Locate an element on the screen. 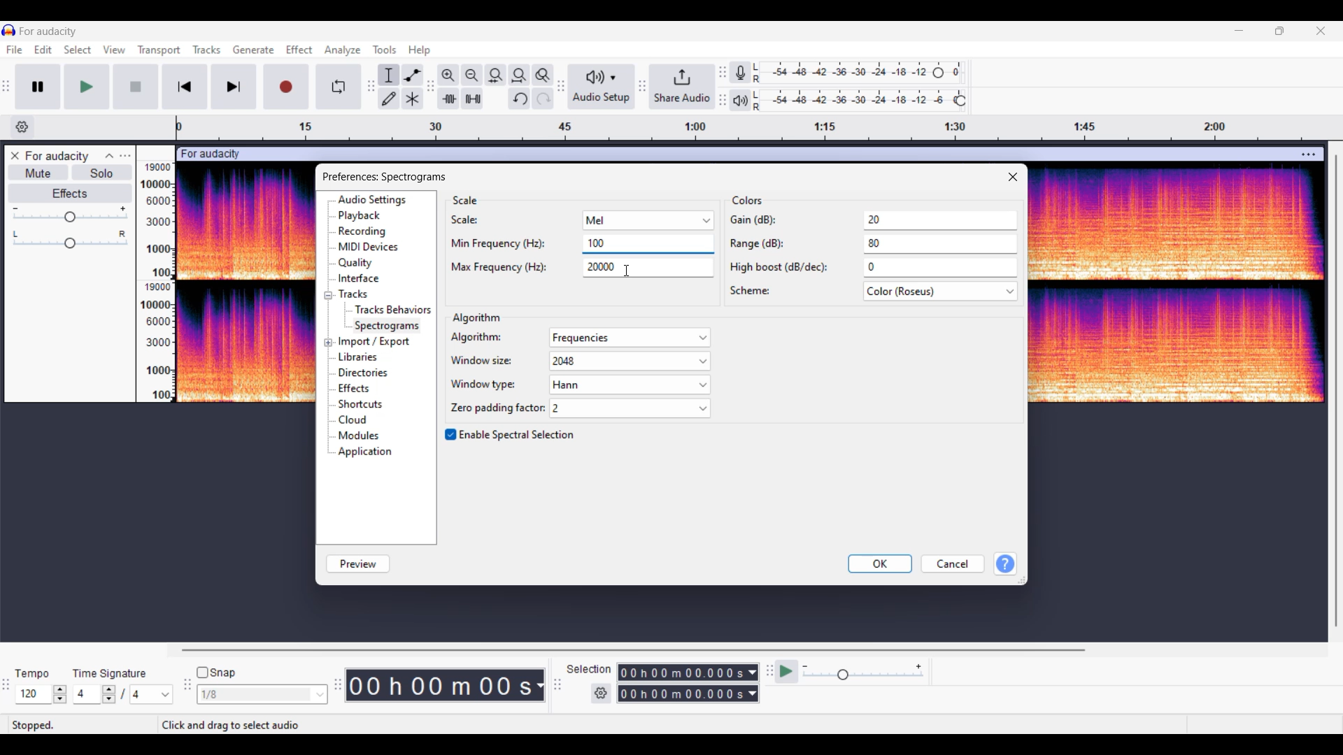  Effects is located at coordinates (69, 194).